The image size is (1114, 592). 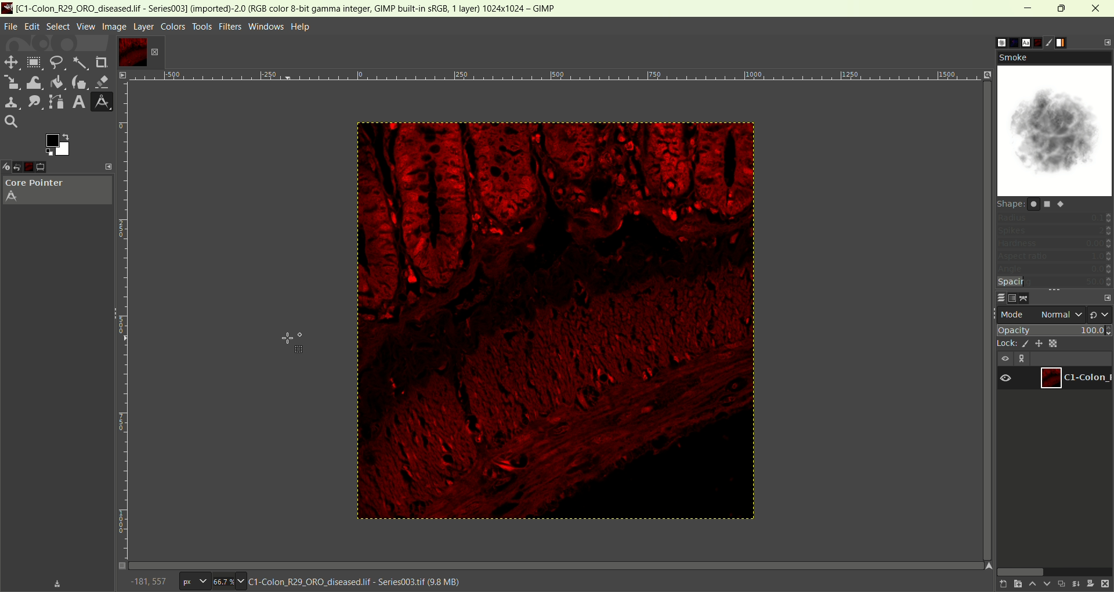 I want to click on help, so click(x=302, y=27).